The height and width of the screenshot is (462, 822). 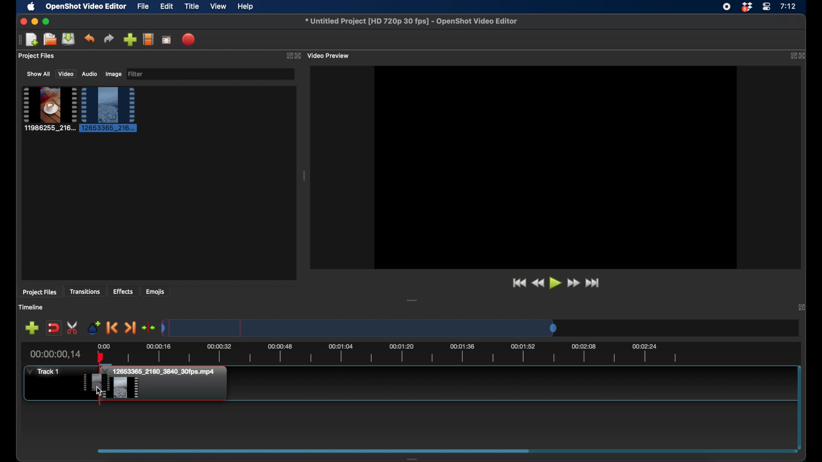 What do you see at coordinates (49, 109) in the screenshot?
I see `clip` at bounding box center [49, 109].